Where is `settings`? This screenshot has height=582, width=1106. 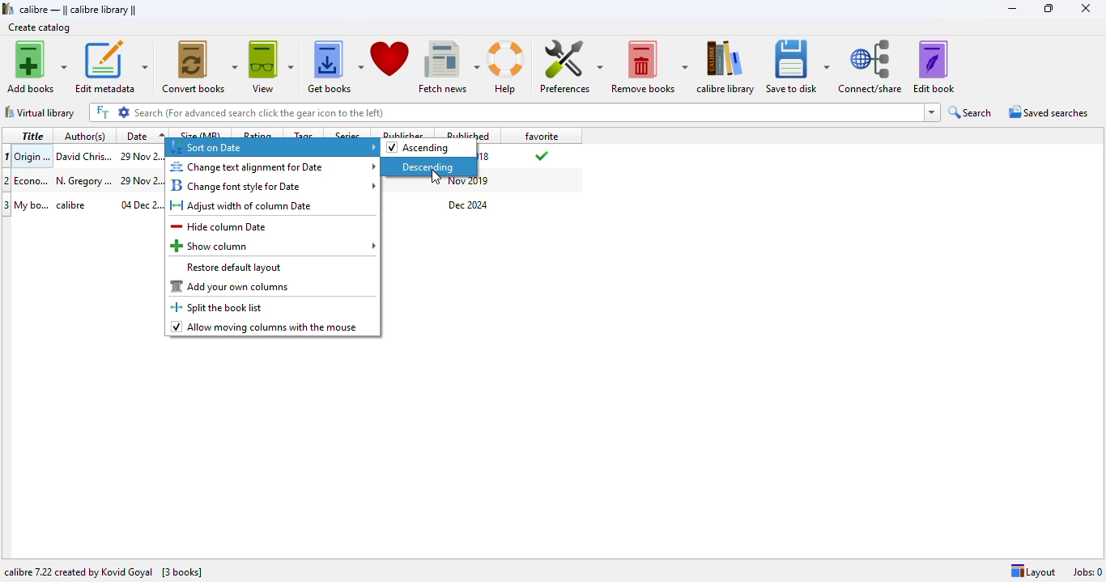
settings is located at coordinates (125, 112).